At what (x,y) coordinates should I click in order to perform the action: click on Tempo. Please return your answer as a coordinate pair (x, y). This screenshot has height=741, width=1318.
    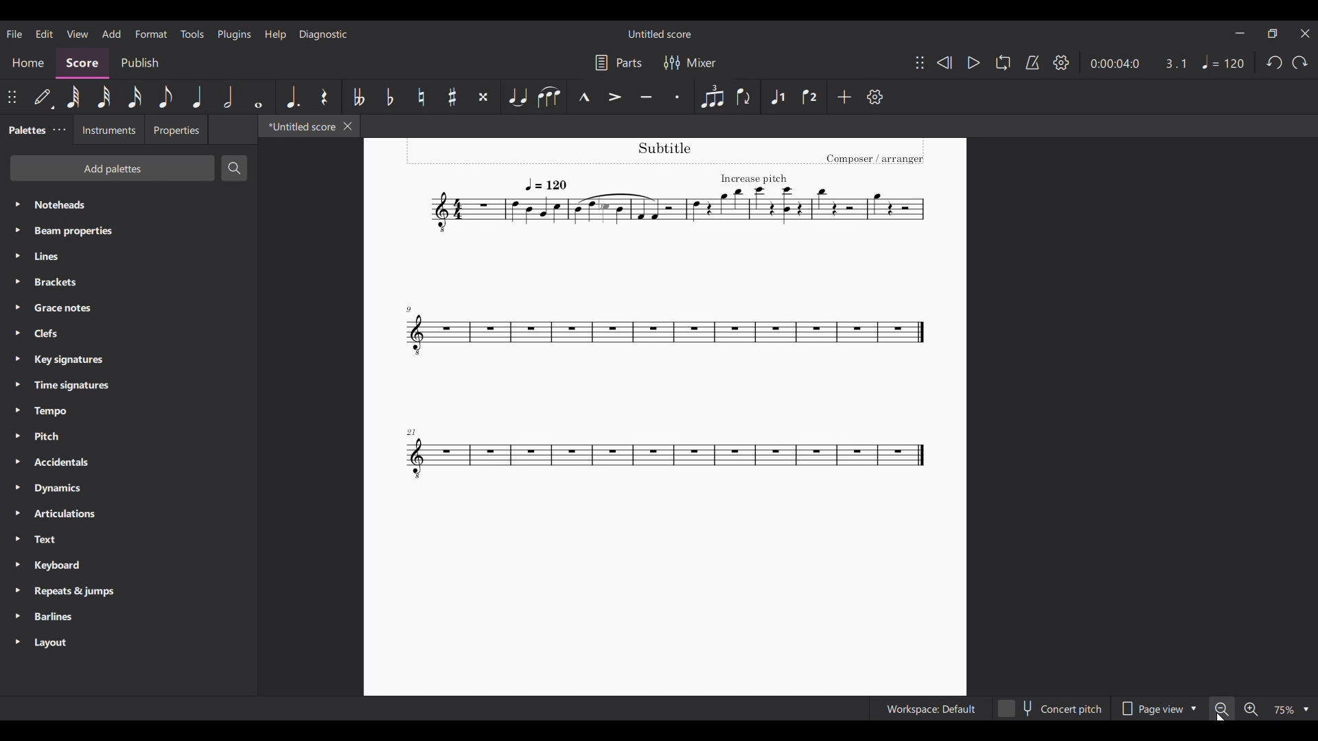
    Looking at the image, I should click on (128, 411).